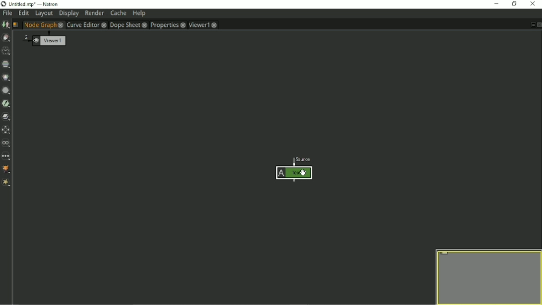 This screenshot has width=542, height=305. What do you see at coordinates (6, 91) in the screenshot?
I see `Filter` at bounding box center [6, 91].